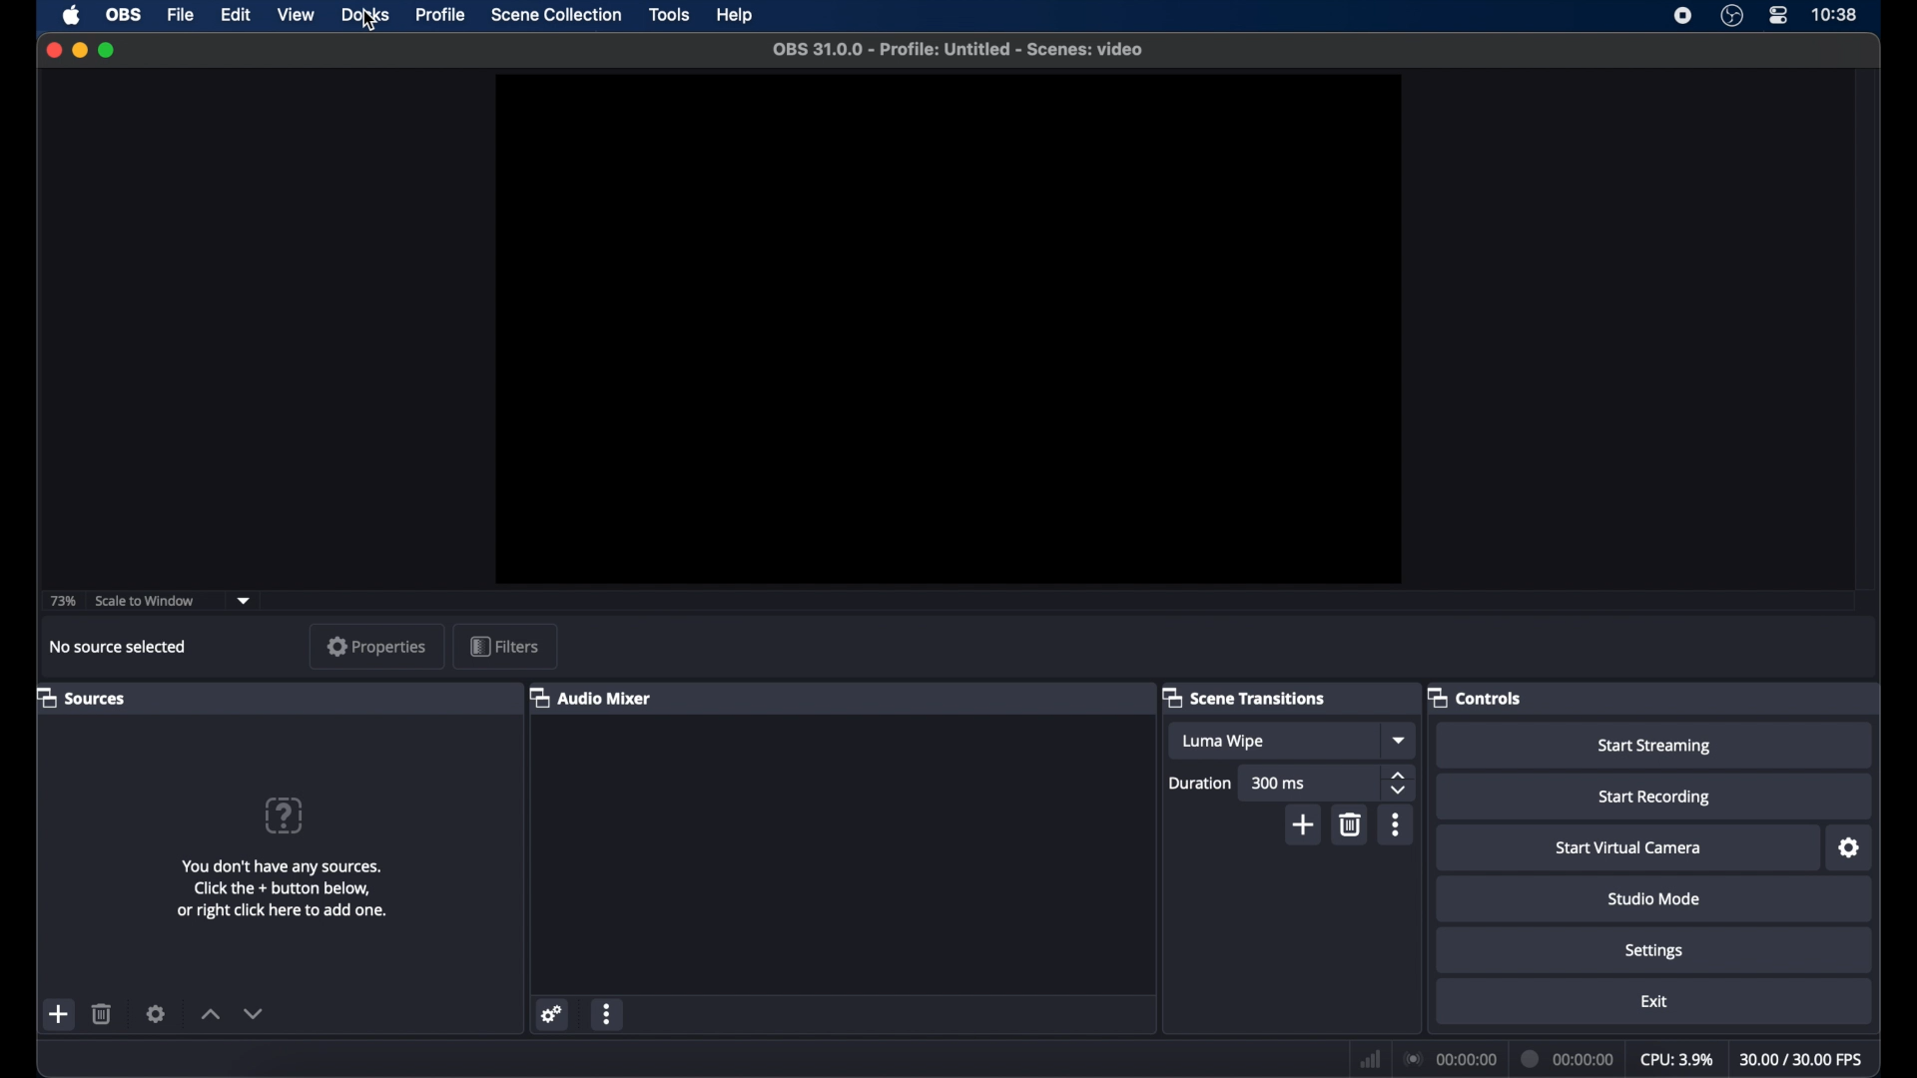  Describe the element at coordinates (1452, 1059) in the screenshot. I see `00:00:00` at that location.